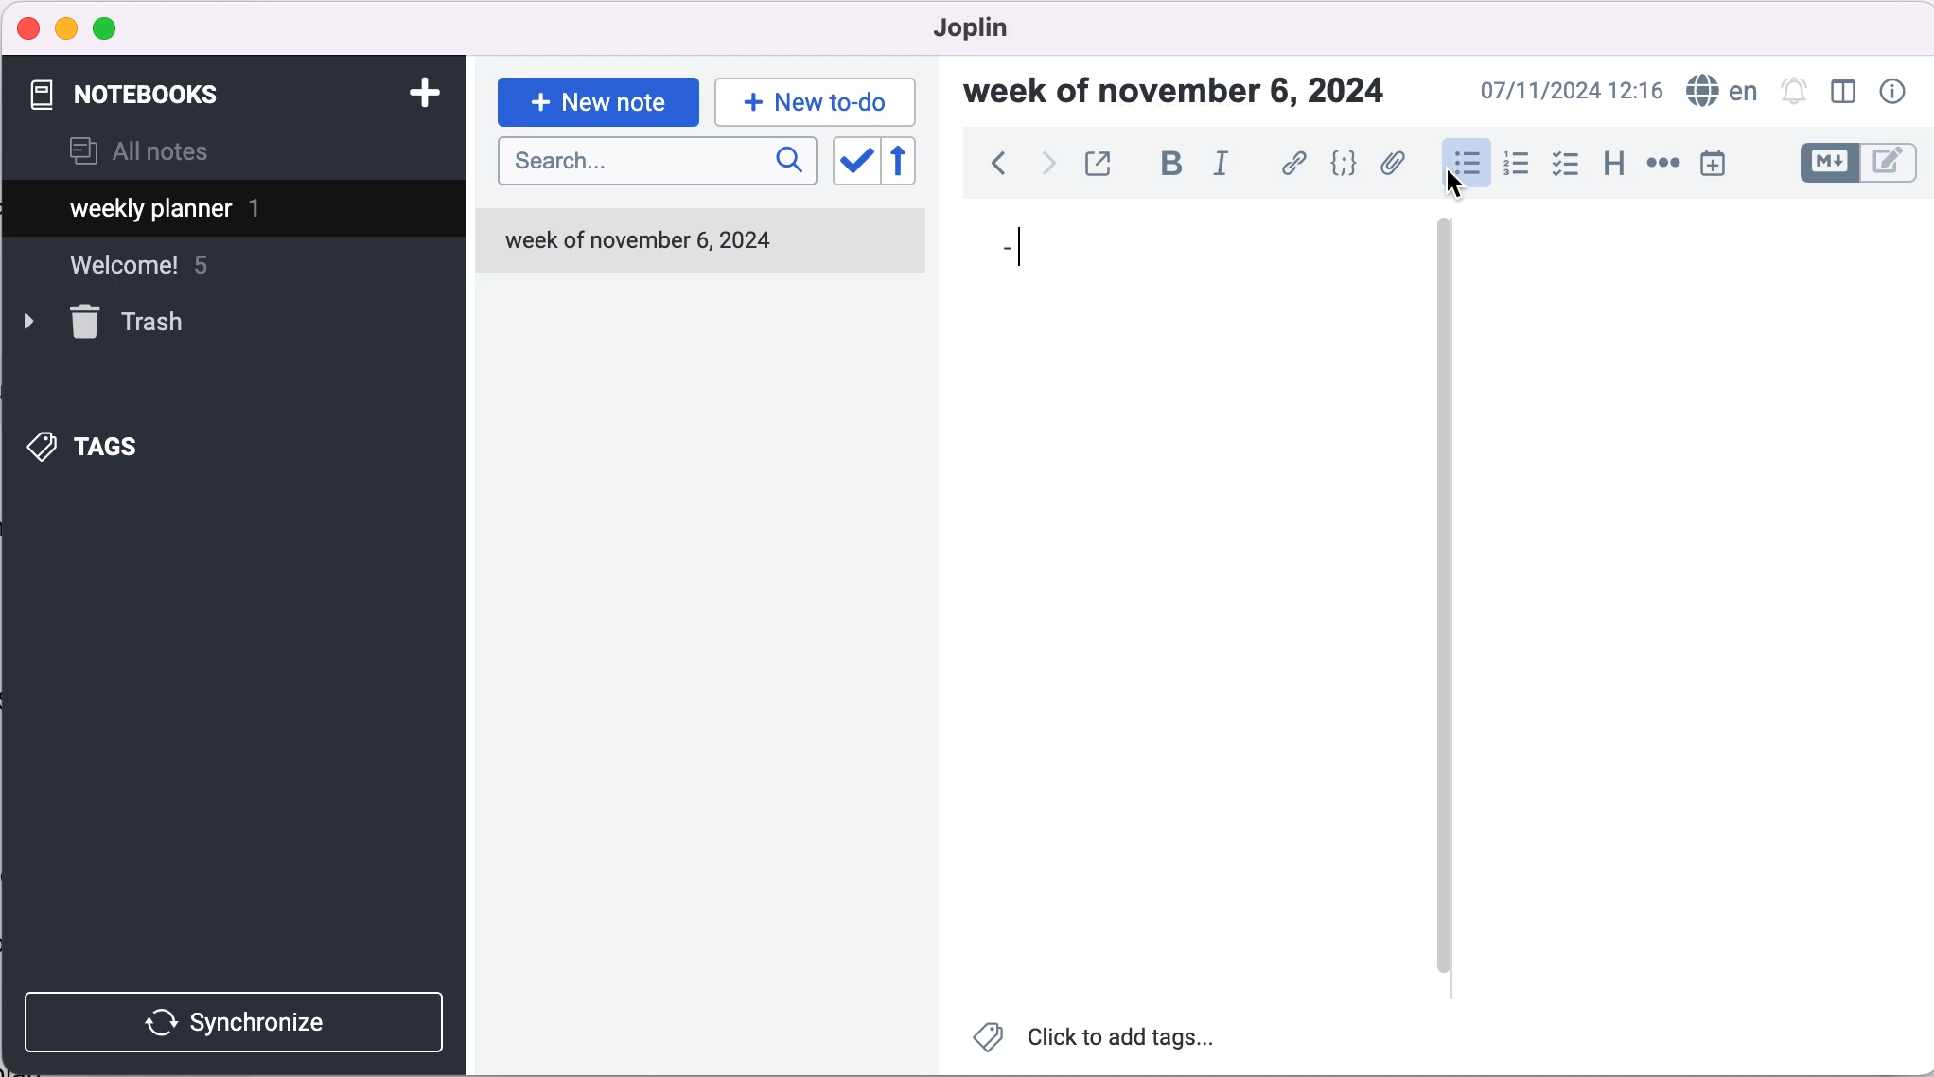 This screenshot has height=1077, width=1934. Describe the element at coordinates (139, 153) in the screenshot. I see `all notes` at that location.